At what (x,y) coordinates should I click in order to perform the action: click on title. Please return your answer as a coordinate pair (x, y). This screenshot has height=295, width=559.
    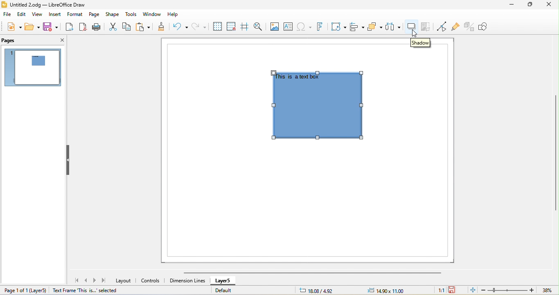
    Looking at the image, I should click on (47, 5).